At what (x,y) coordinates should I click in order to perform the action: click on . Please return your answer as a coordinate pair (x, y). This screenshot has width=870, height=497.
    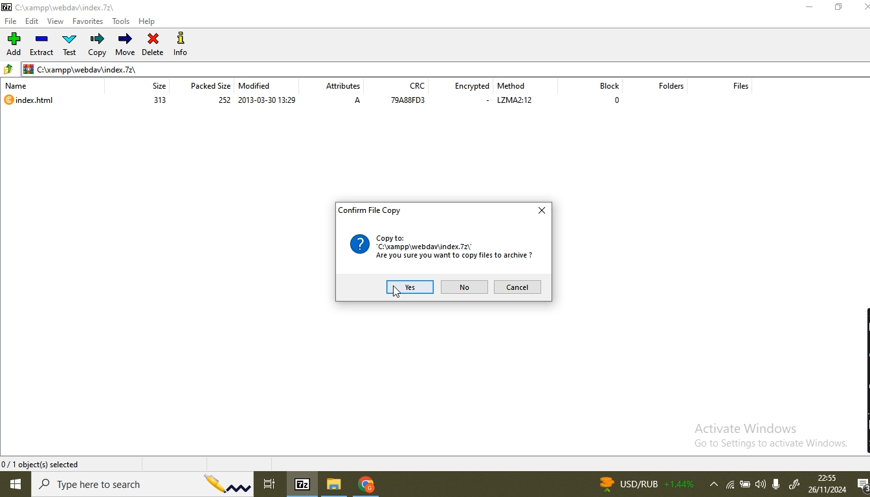
    Looking at the image, I should click on (455, 77).